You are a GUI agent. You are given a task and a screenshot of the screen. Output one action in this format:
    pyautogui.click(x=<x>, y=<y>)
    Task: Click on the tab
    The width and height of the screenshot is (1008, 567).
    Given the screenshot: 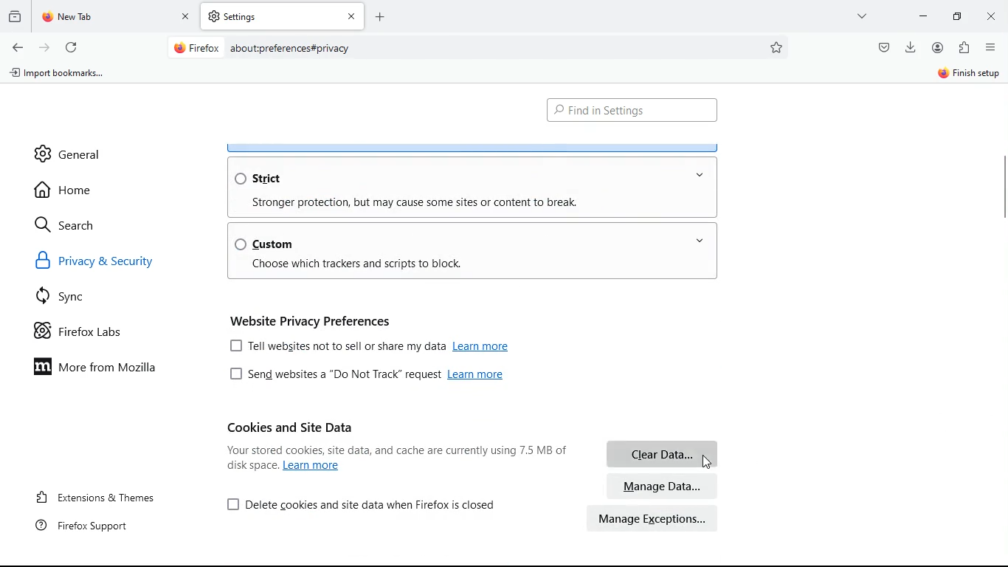 What is the action you would take?
    pyautogui.click(x=117, y=17)
    